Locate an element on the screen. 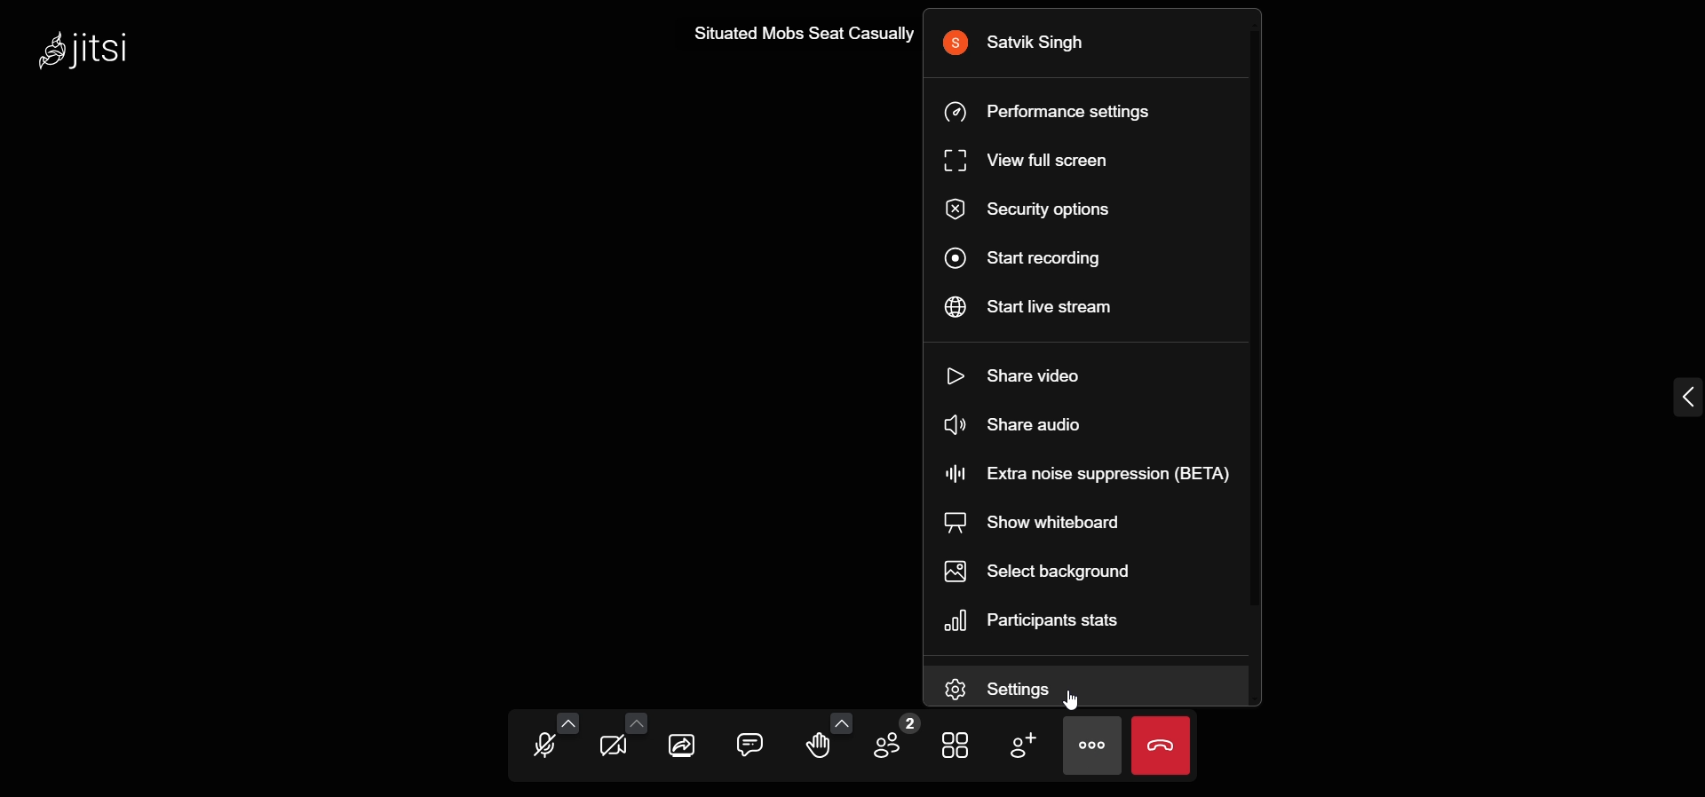  more camera option is located at coordinates (635, 723).